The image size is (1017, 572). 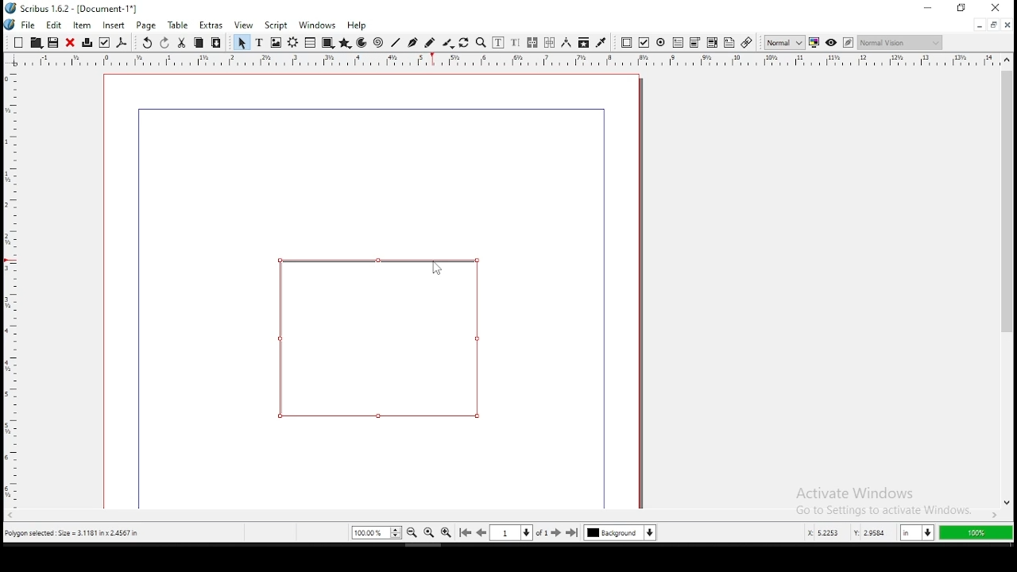 What do you see at coordinates (1008, 25) in the screenshot?
I see `close` at bounding box center [1008, 25].